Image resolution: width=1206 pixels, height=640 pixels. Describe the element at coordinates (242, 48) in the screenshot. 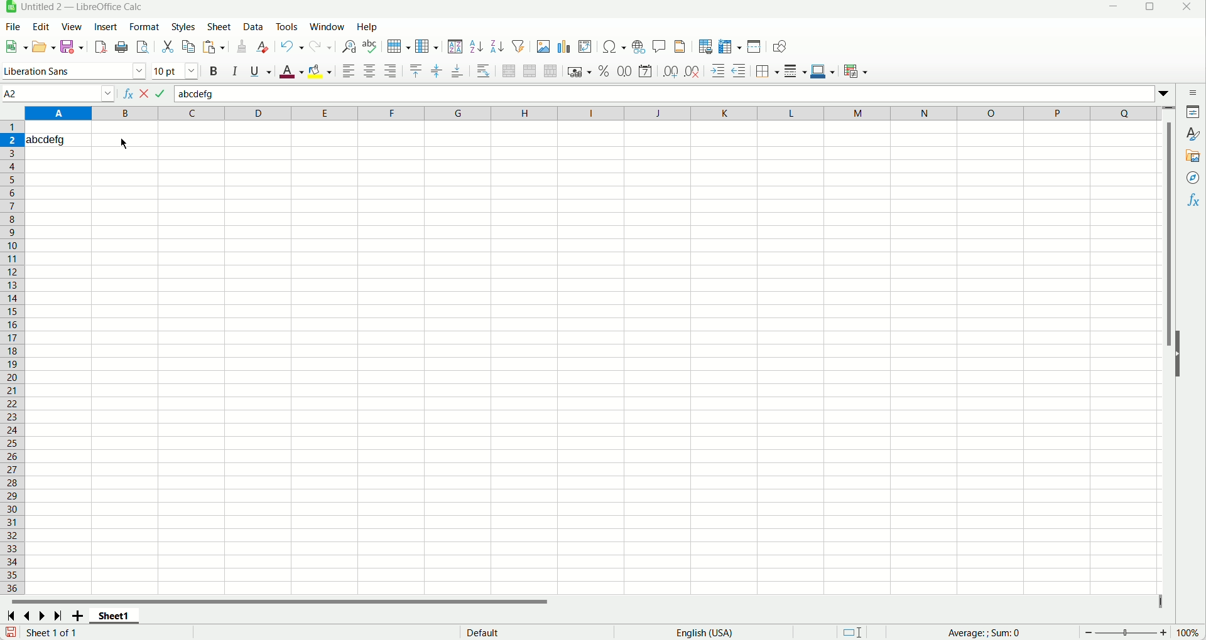

I see `clone formatting` at that location.